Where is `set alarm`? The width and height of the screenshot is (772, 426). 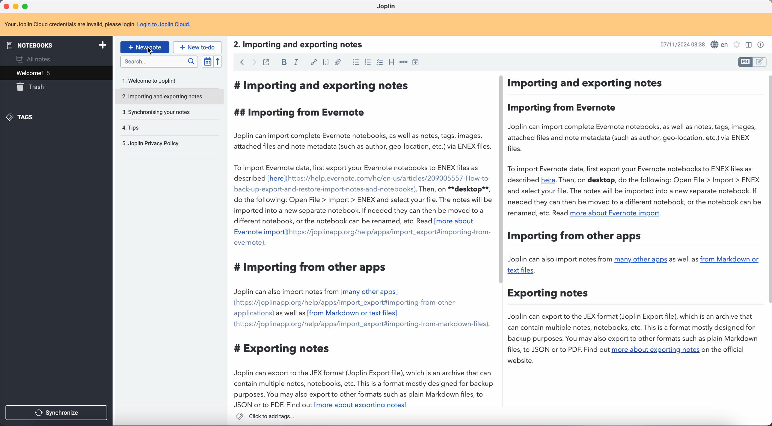 set alarm is located at coordinates (737, 44).